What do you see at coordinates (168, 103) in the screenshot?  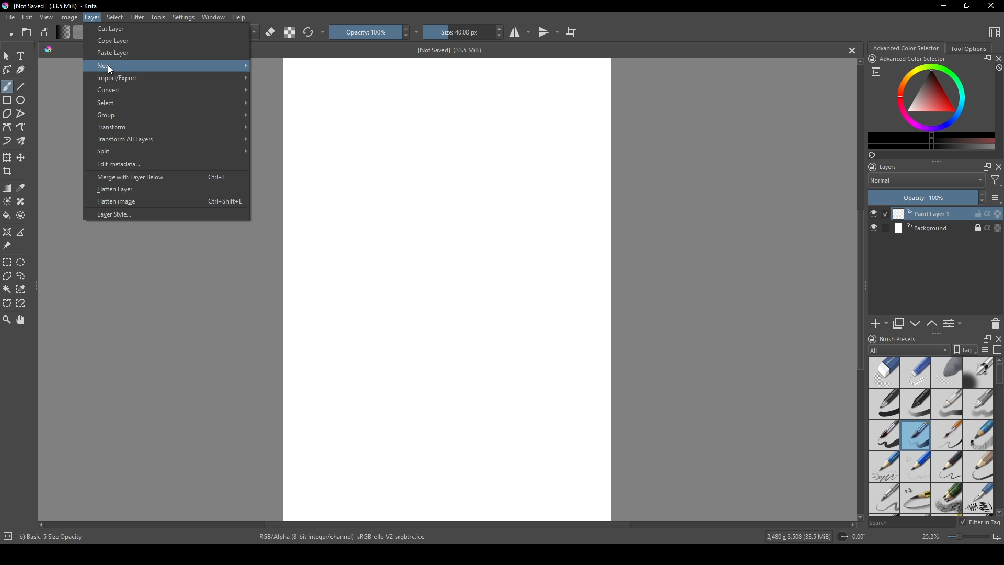 I see `Select` at bounding box center [168, 103].